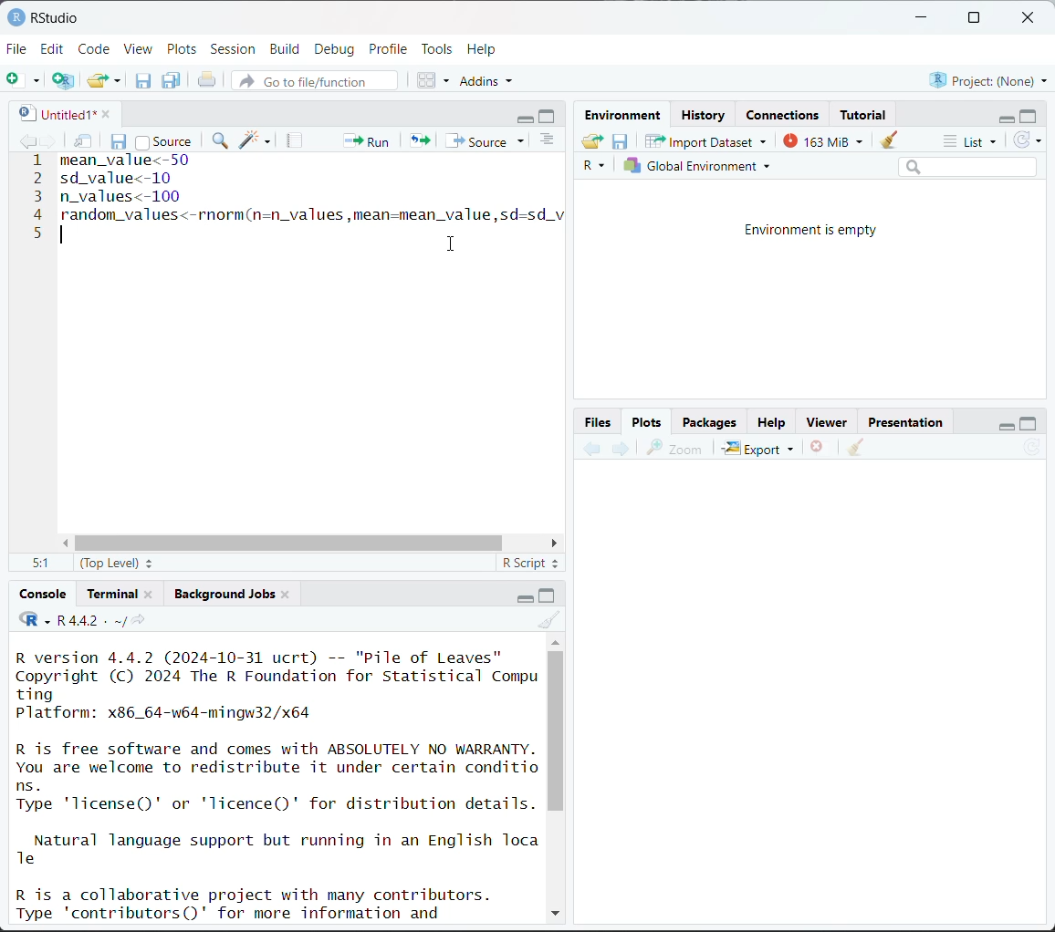 This screenshot has width=1055, height=932. What do you see at coordinates (364, 140) in the screenshot?
I see `run` at bounding box center [364, 140].